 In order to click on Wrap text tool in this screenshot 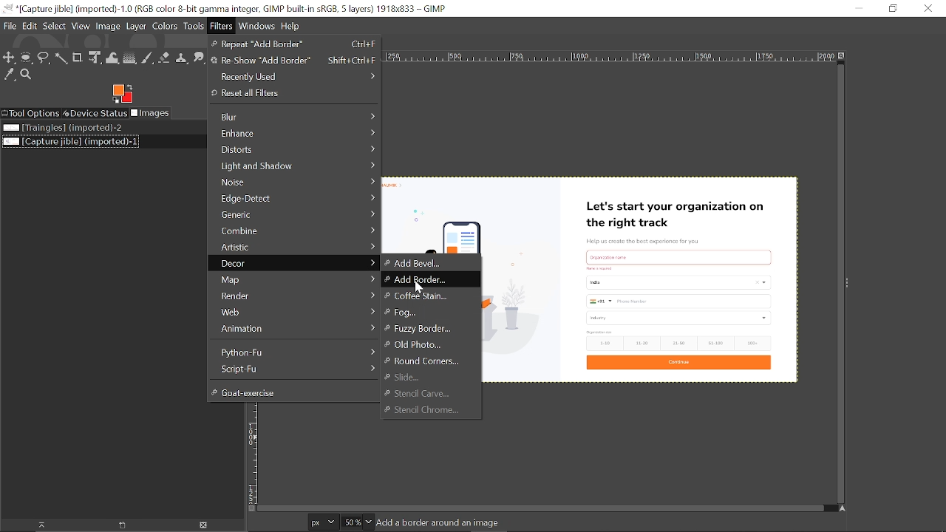, I will do `click(112, 58)`.